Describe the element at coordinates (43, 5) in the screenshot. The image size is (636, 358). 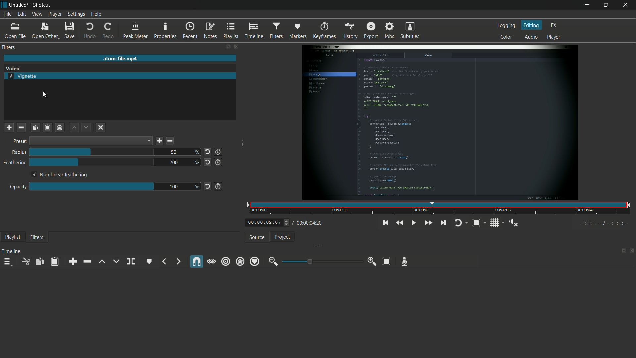
I see `app name` at that location.